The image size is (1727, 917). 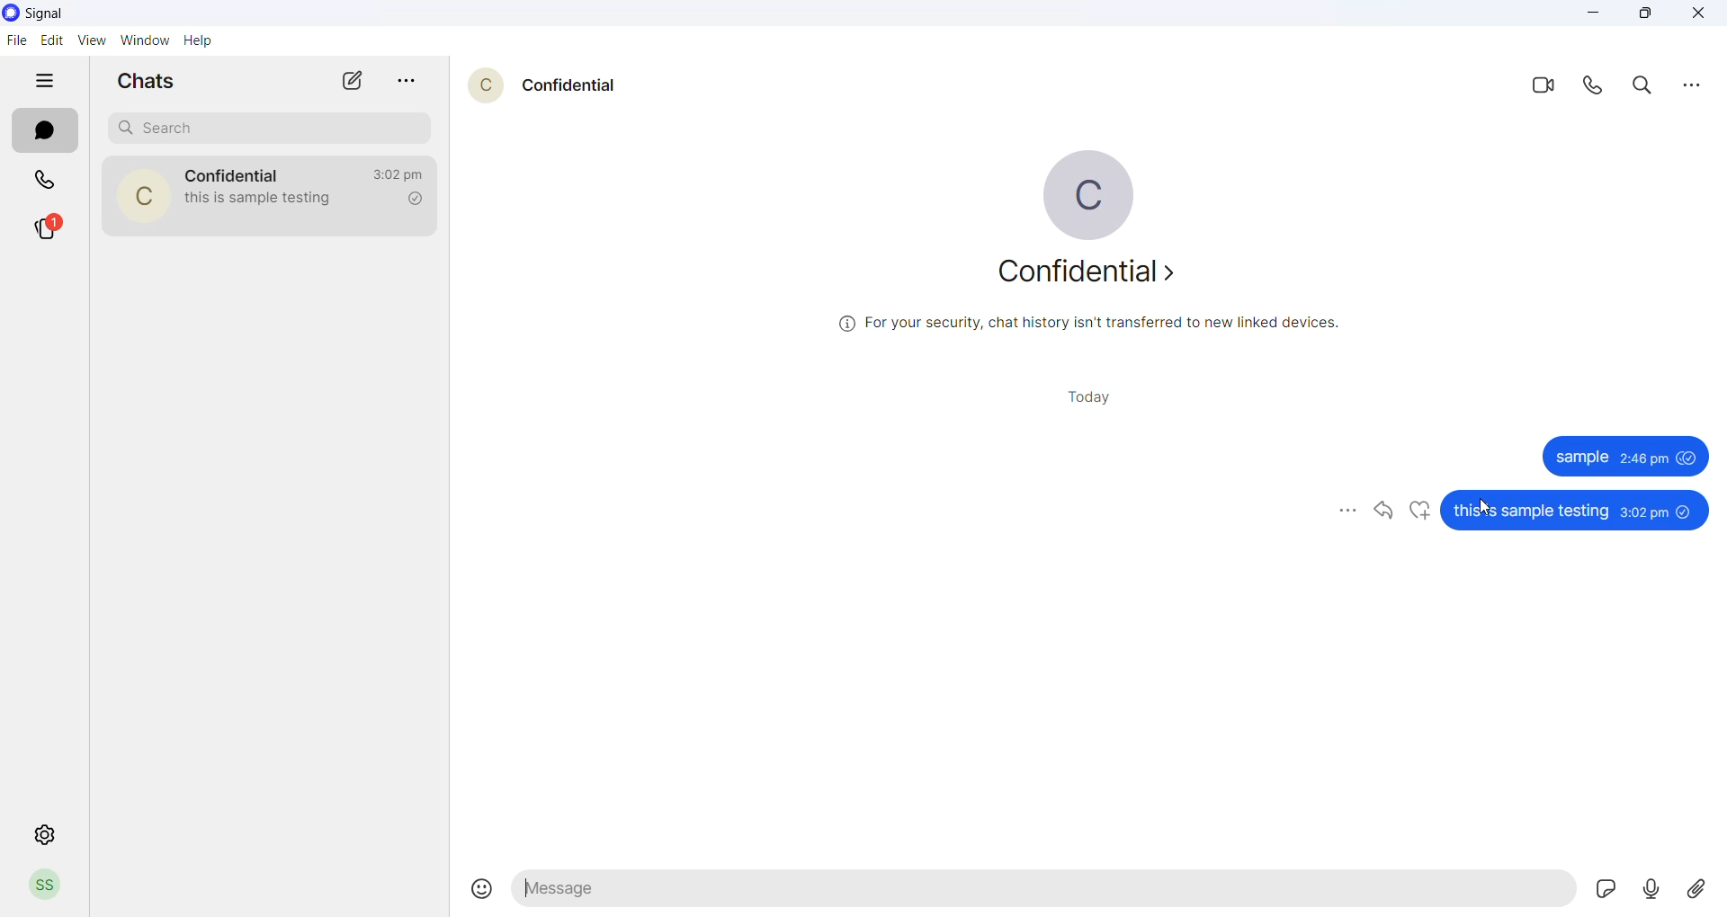 What do you see at coordinates (472, 883) in the screenshot?
I see `emojis` at bounding box center [472, 883].